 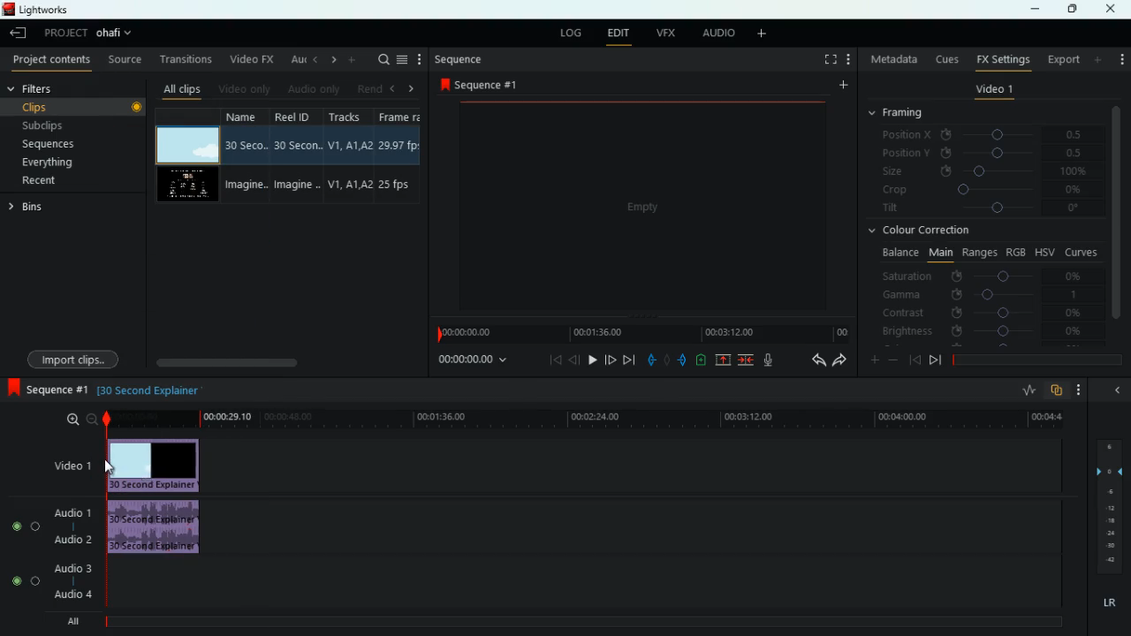 I want to click on forward, so click(x=840, y=361).